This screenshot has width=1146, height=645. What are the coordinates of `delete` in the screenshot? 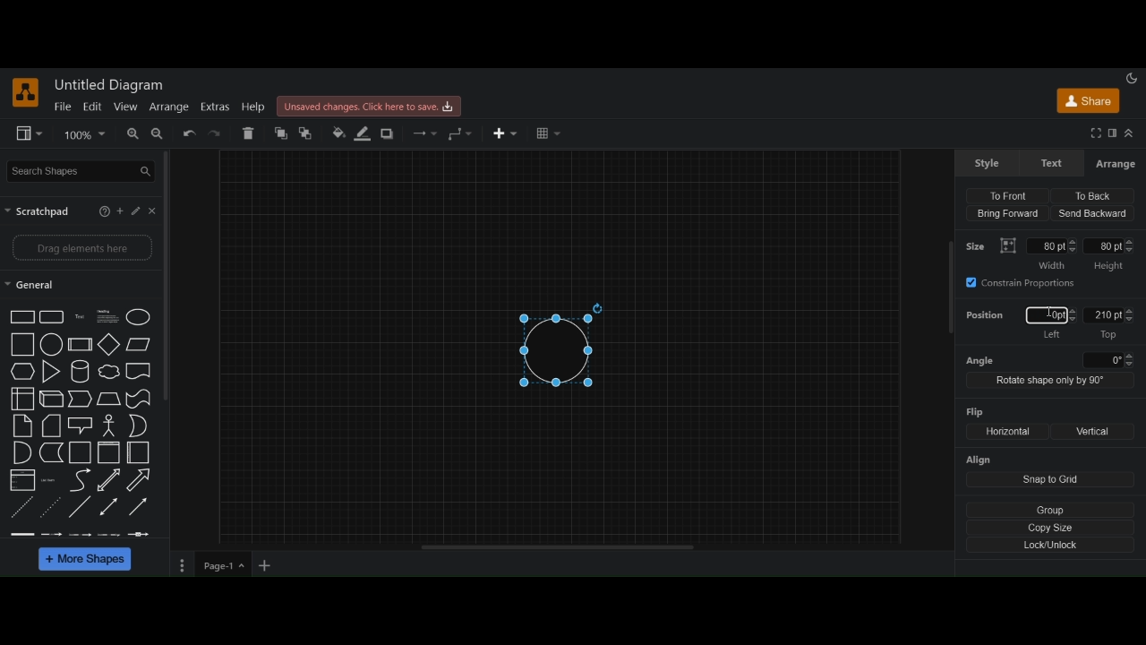 It's located at (250, 133).